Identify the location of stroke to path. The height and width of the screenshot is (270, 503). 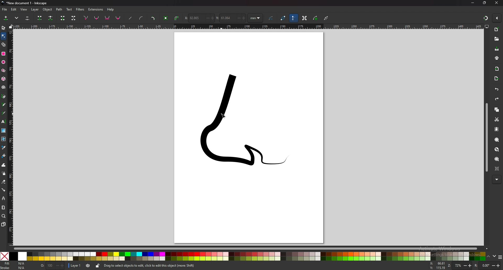
(177, 18).